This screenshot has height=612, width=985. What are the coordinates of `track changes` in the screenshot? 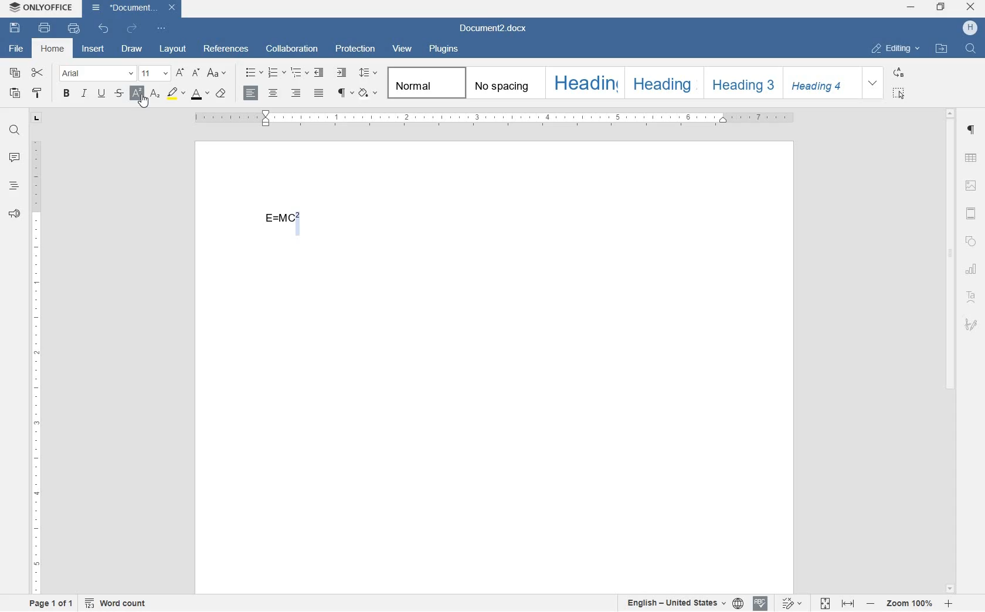 It's located at (793, 604).